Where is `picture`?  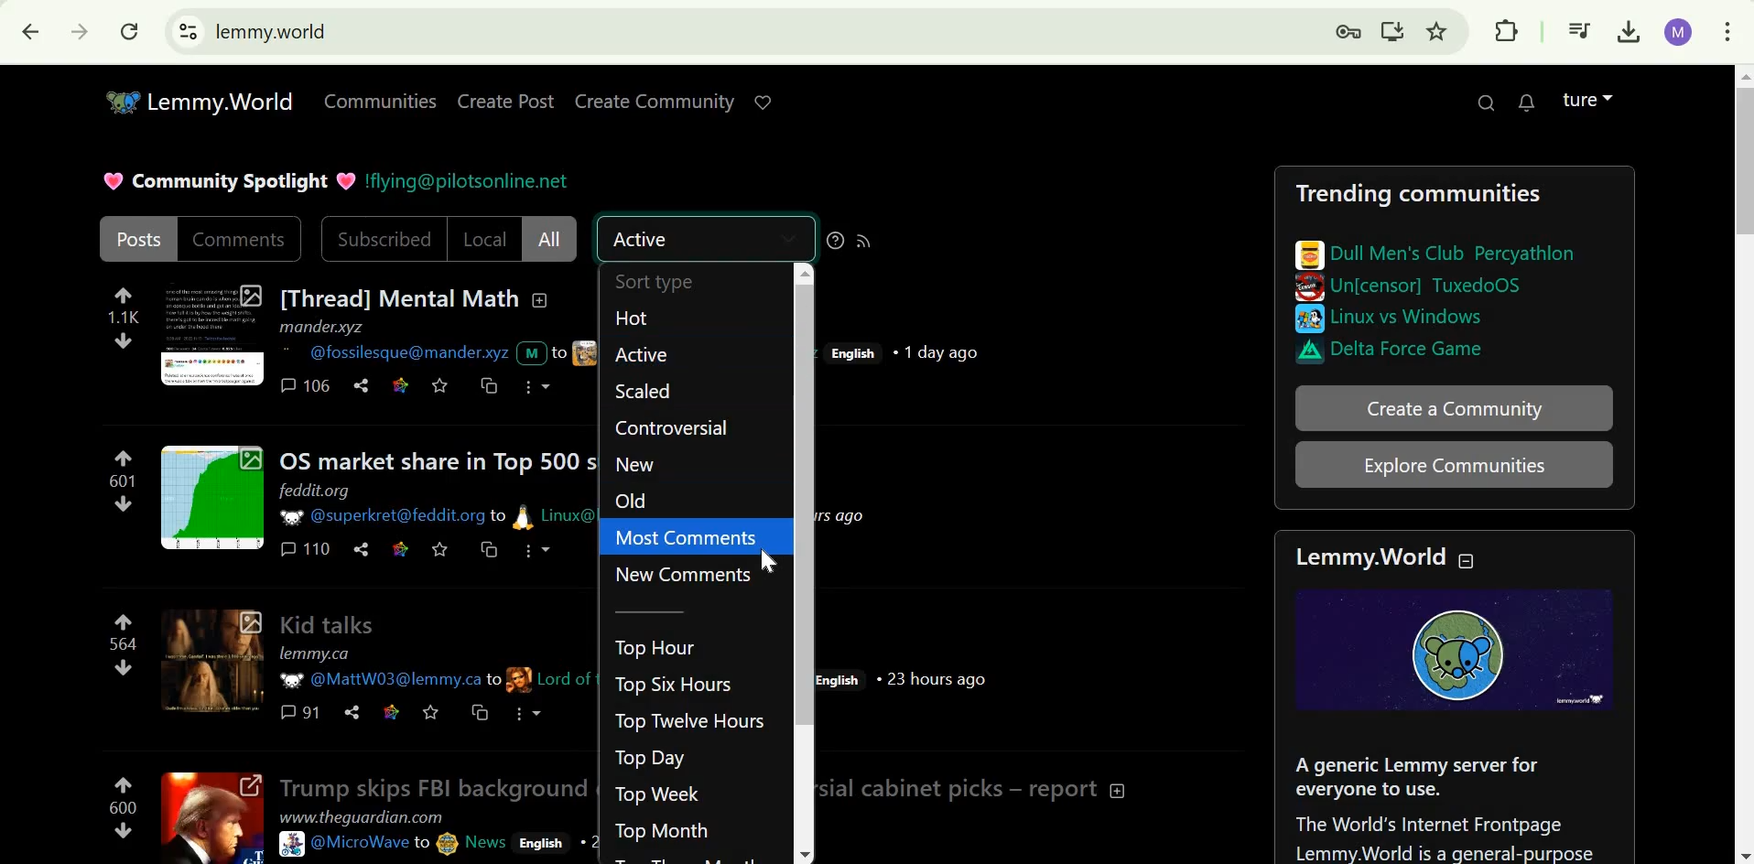 picture is located at coordinates (519, 678).